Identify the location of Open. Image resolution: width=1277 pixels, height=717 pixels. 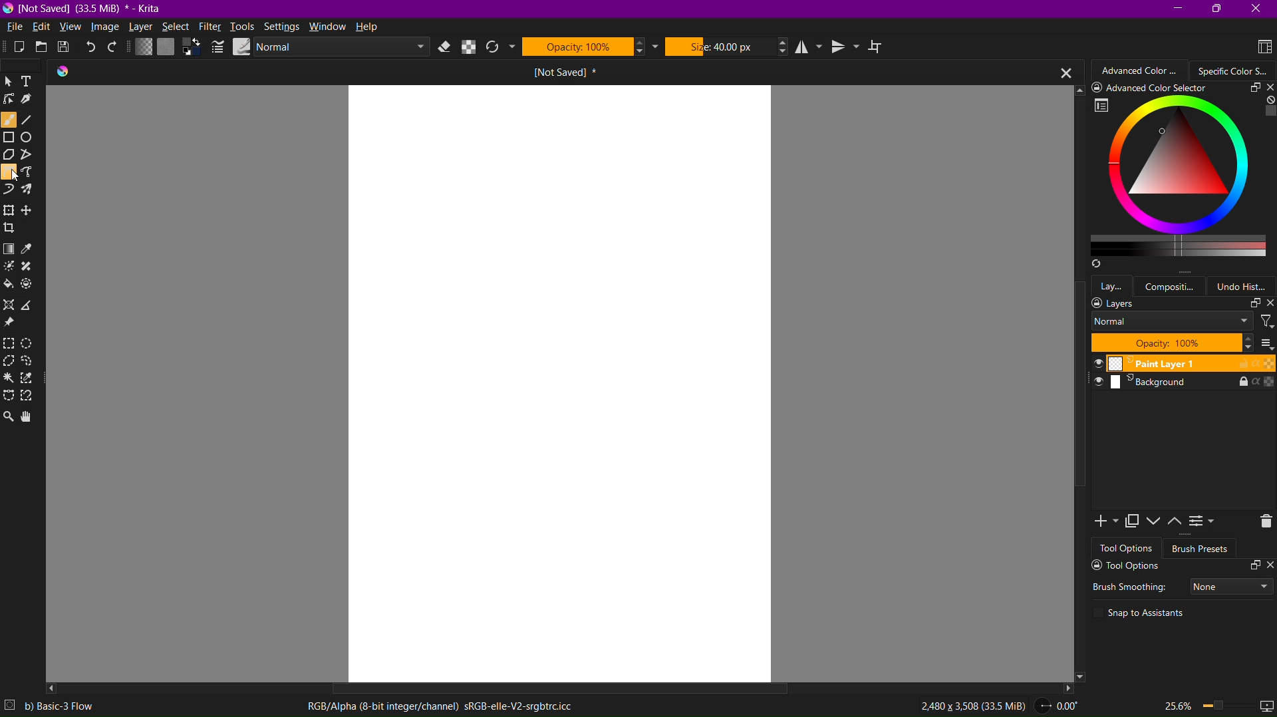
(39, 48).